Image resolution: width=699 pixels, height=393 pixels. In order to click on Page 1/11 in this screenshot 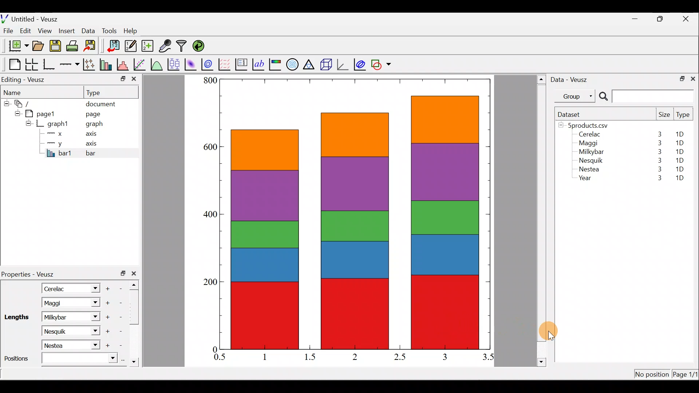, I will do `click(686, 376)`.